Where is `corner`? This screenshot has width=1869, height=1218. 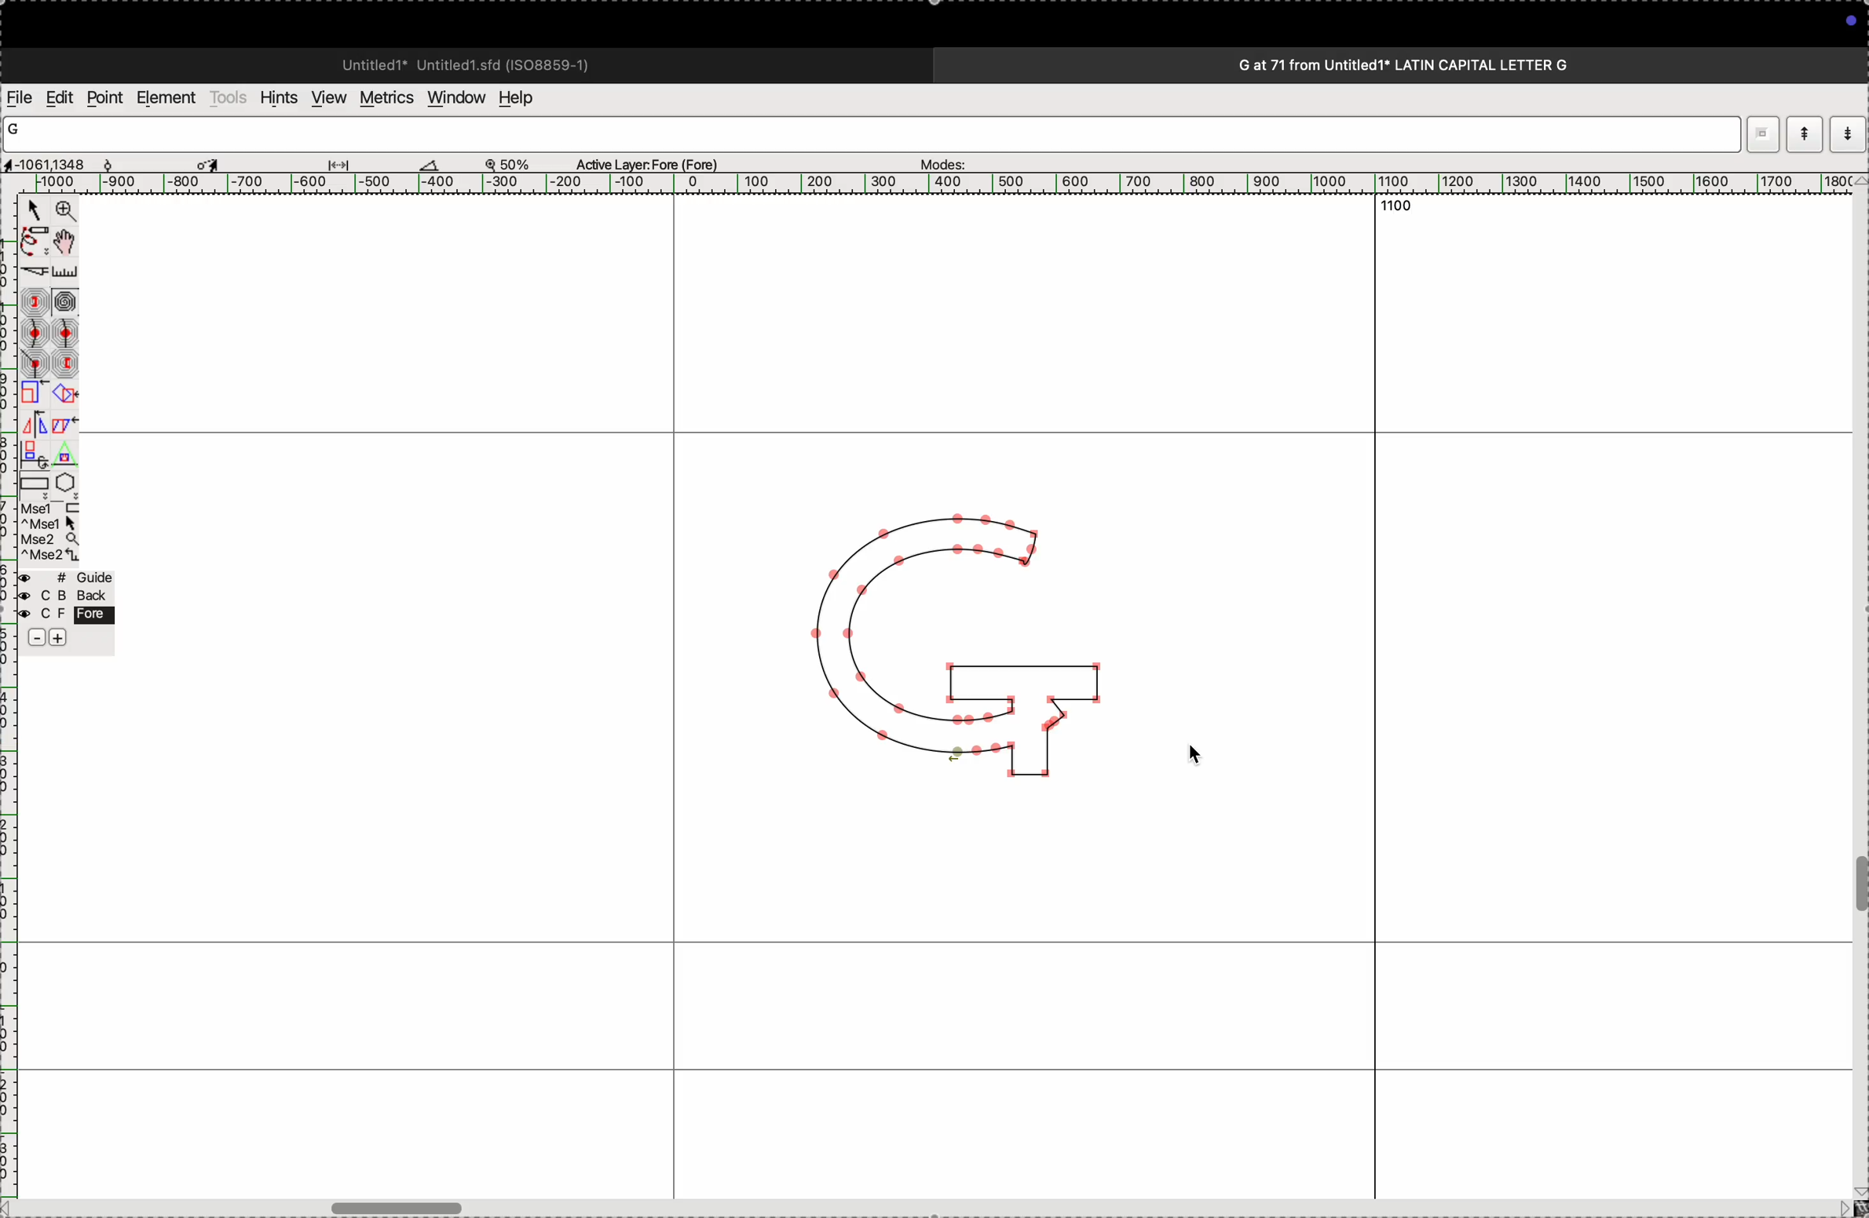 corner is located at coordinates (36, 363).